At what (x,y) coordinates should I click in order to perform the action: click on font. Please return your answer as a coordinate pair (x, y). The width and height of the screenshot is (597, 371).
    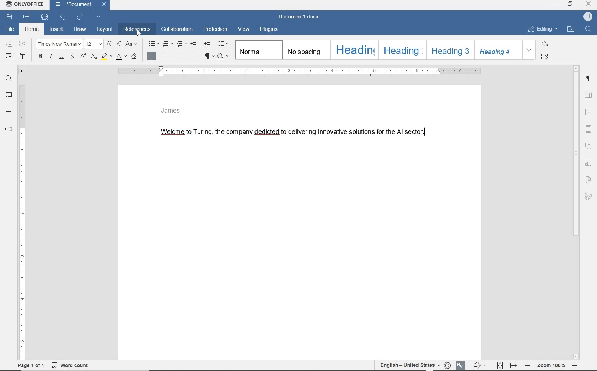
    Looking at the image, I should click on (60, 45).